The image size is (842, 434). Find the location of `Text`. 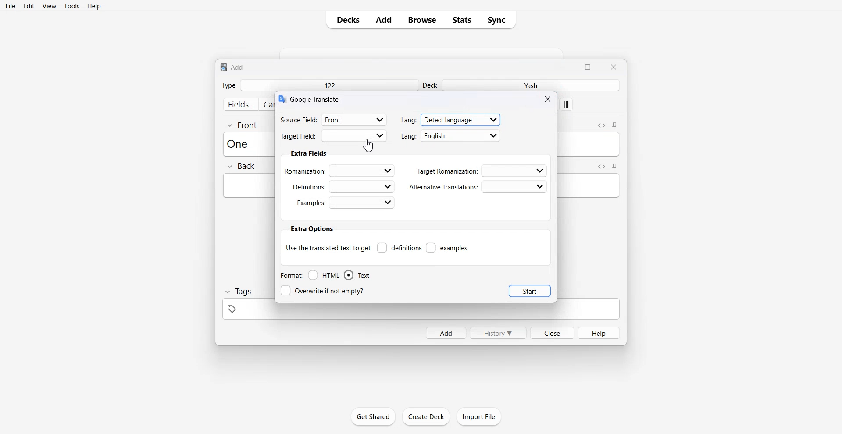

Text is located at coordinates (240, 143).